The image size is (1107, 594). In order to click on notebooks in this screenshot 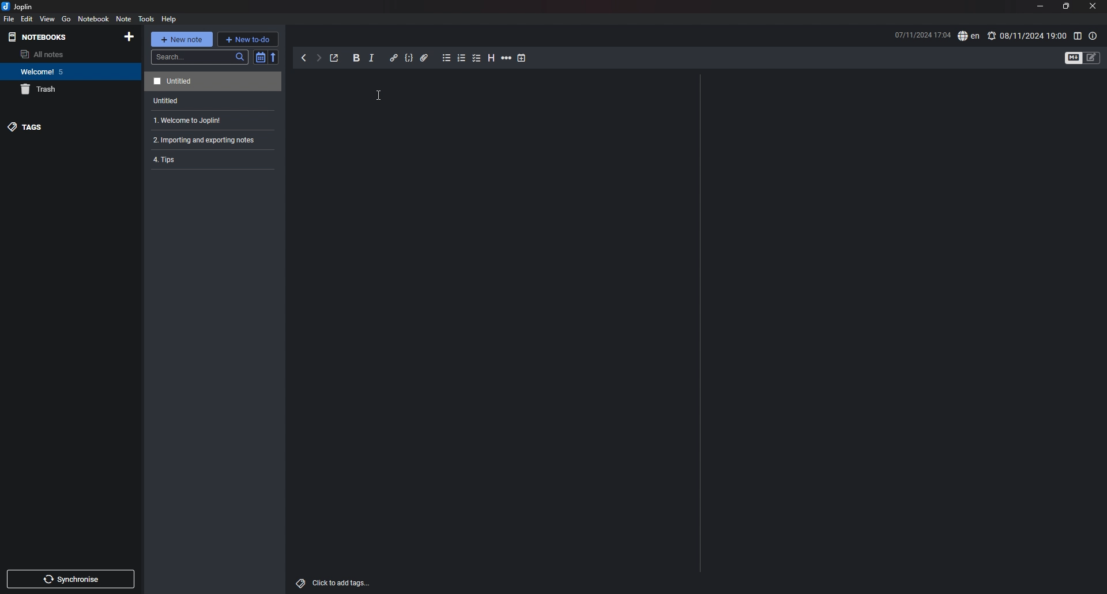, I will do `click(48, 36)`.